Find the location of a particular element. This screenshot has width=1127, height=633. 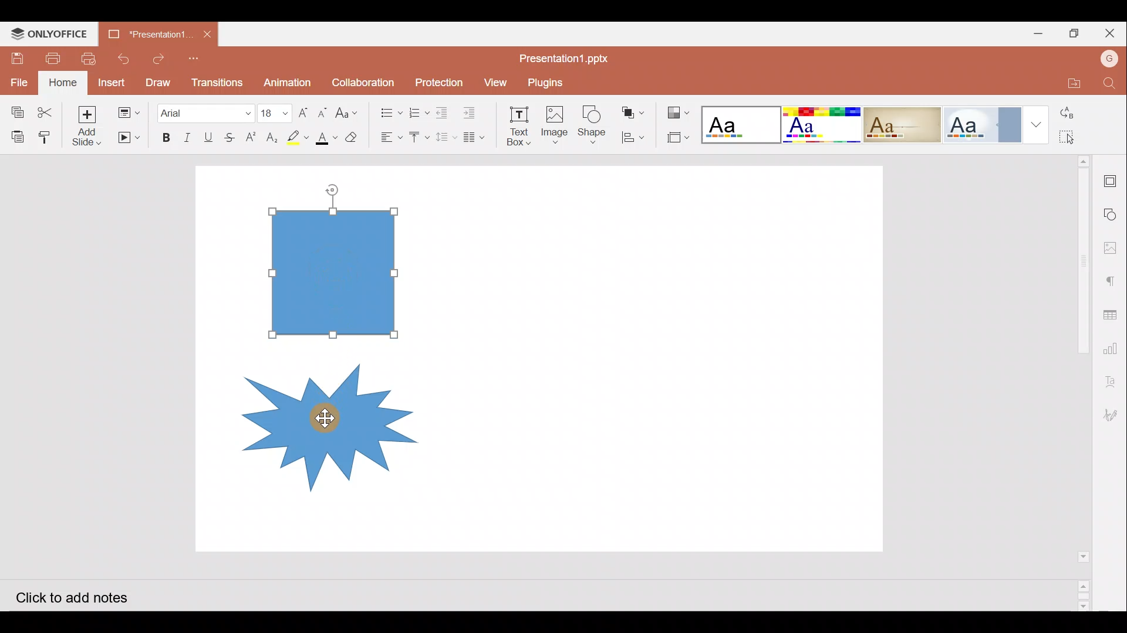

Vertical align is located at coordinates (418, 134).